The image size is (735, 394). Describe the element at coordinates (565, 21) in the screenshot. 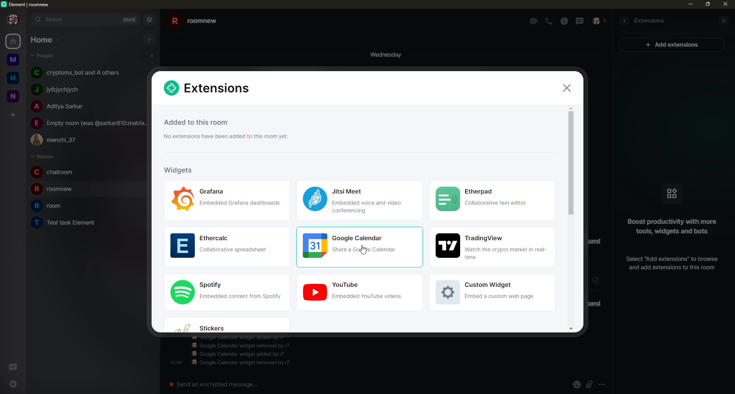

I see `info` at that location.